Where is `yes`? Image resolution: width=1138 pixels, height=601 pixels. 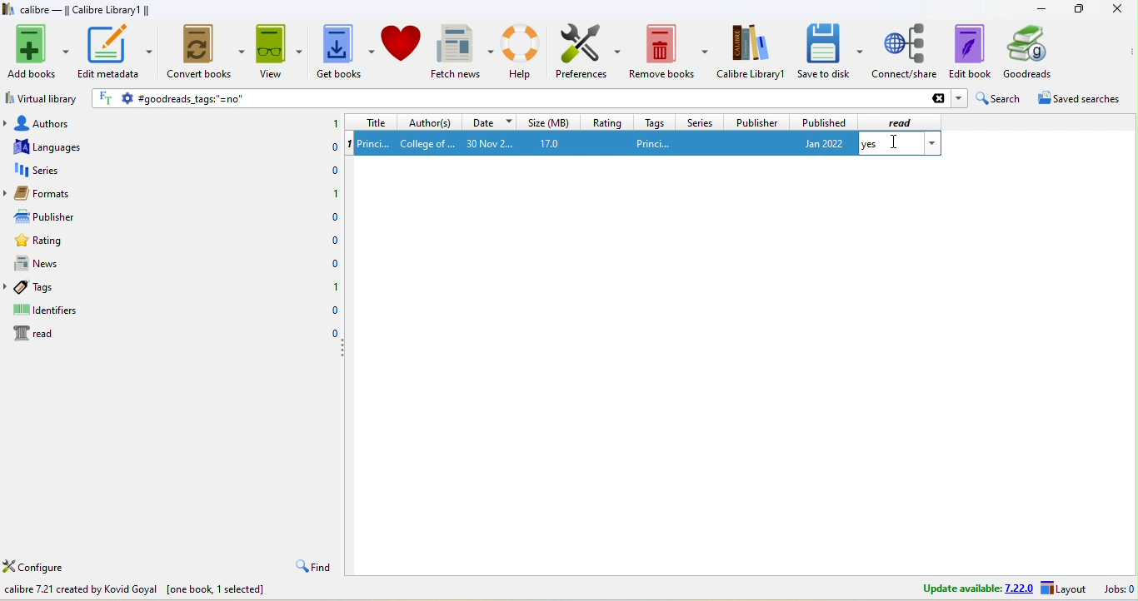
yes is located at coordinates (868, 144).